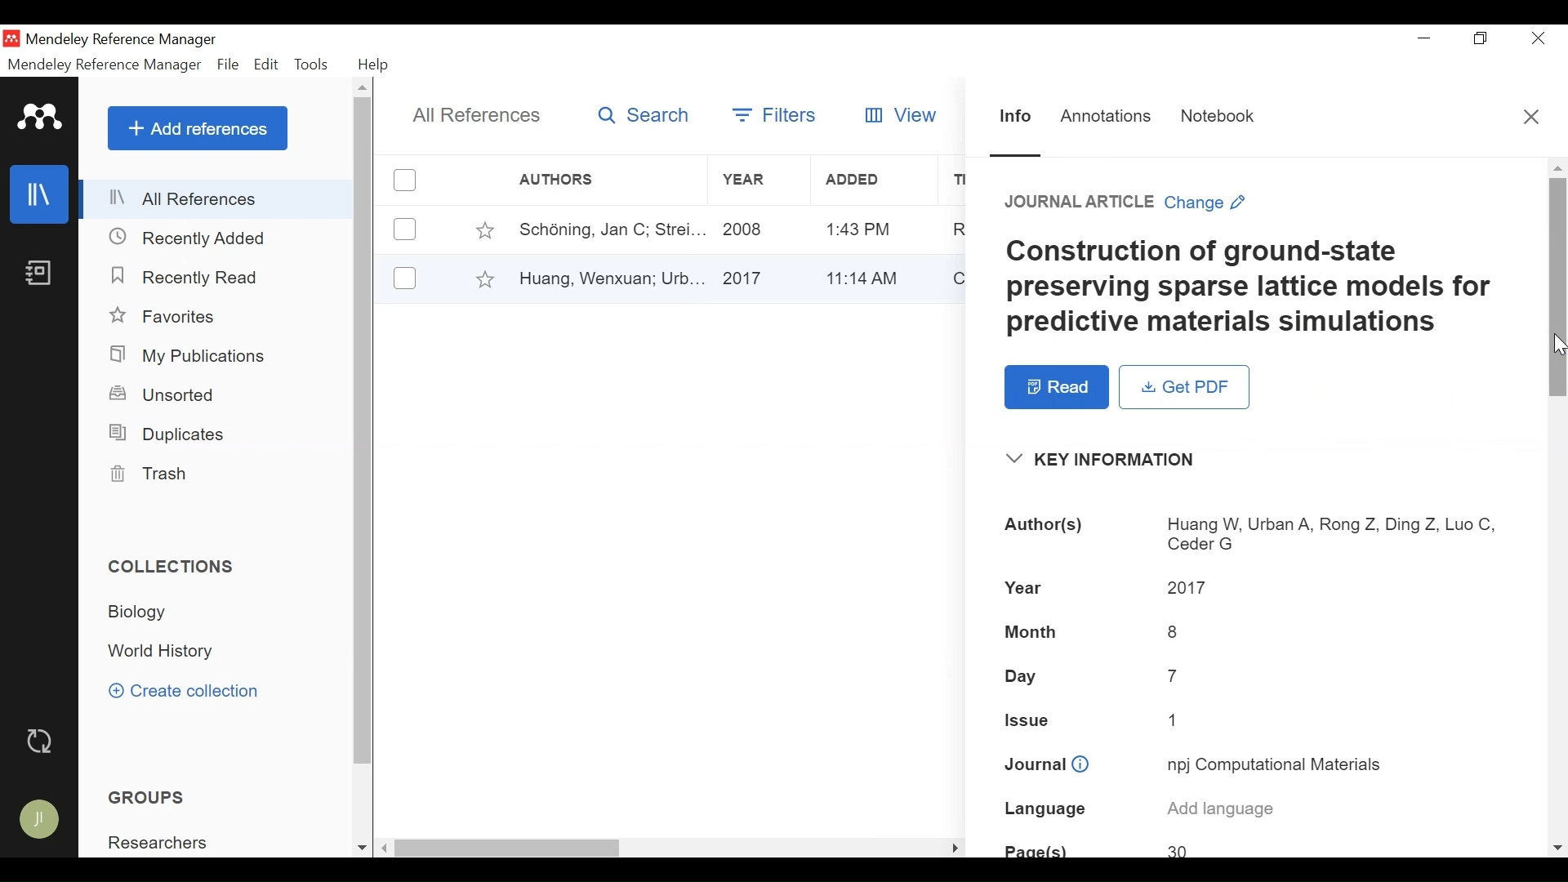 This screenshot has width=1568, height=882. What do you see at coordinates (189, 239) in the screenshot?
I see `Recently Added` at bounding box center [189, 239].